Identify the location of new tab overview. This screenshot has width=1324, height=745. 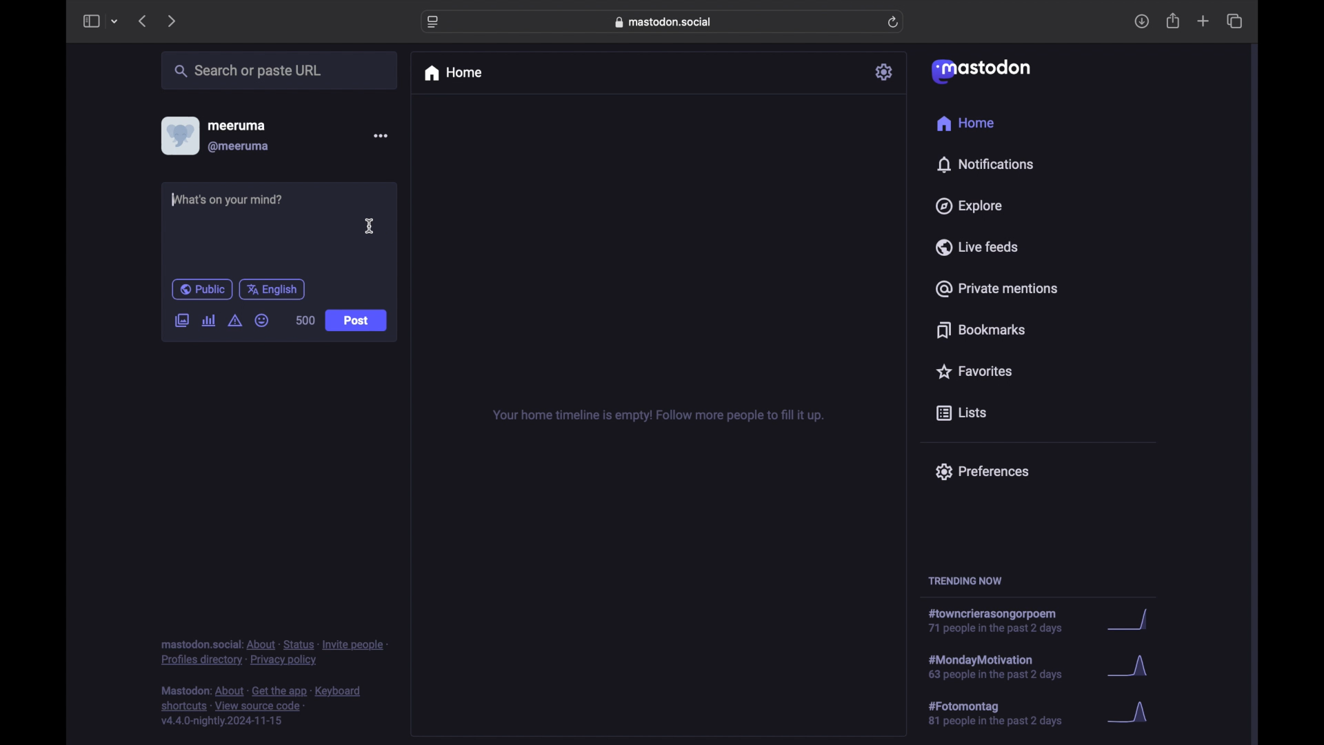
(1203, 21).